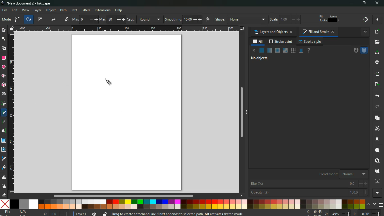  What do you see at coordinates (85, 19) in the screenshot?
I see `min` at bounding box center [85, 19].